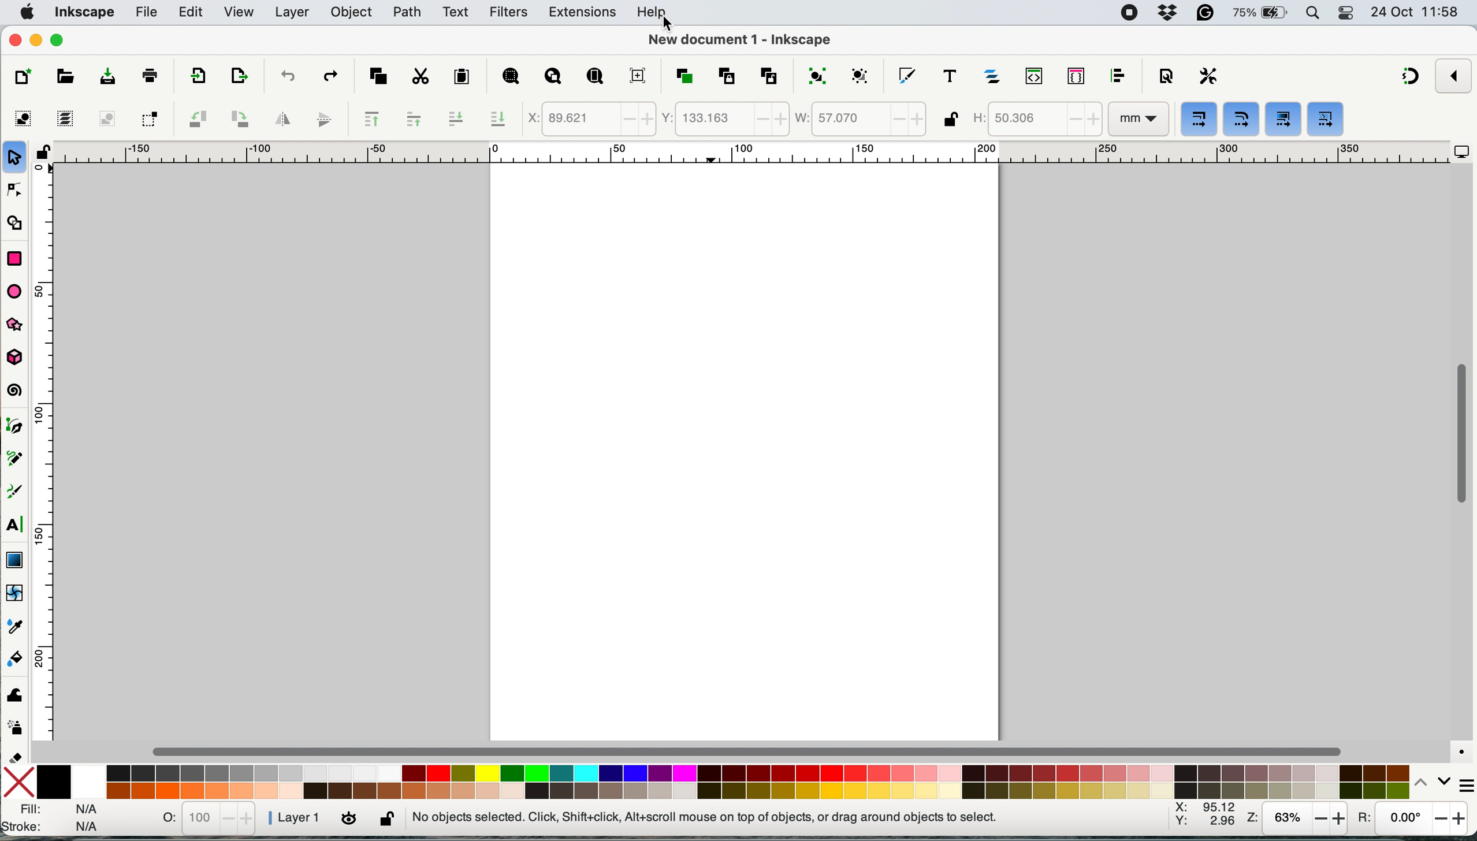 This screenshot has height=841, width=1477. Describe the element at coordinates (1208, 76) in the screenshot. I see `preferences` at that location.